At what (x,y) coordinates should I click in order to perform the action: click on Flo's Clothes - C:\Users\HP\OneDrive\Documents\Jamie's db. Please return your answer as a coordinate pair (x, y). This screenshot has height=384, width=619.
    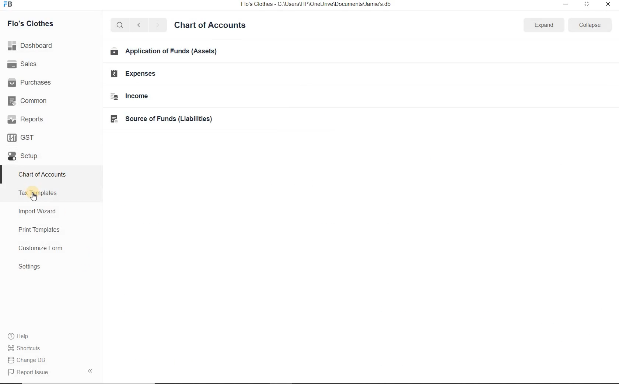
    Looking at the image, I should click on (315, 4).